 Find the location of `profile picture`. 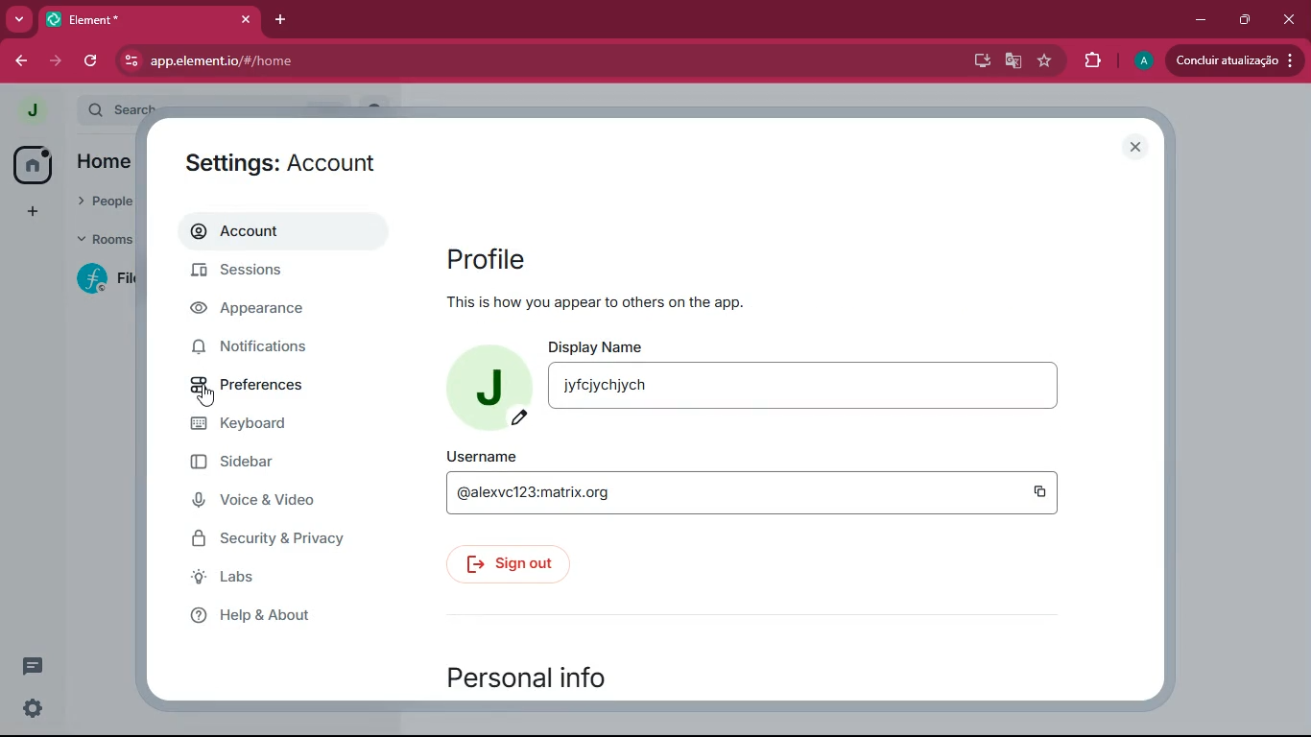

profile picture is located at coordinates (1147, 59).